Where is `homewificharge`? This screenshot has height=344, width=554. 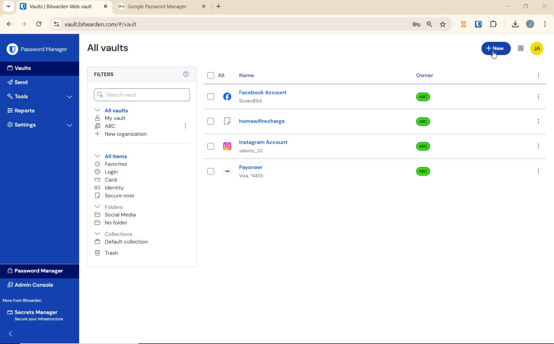
homewificharge is located at coordinates (264, 125).